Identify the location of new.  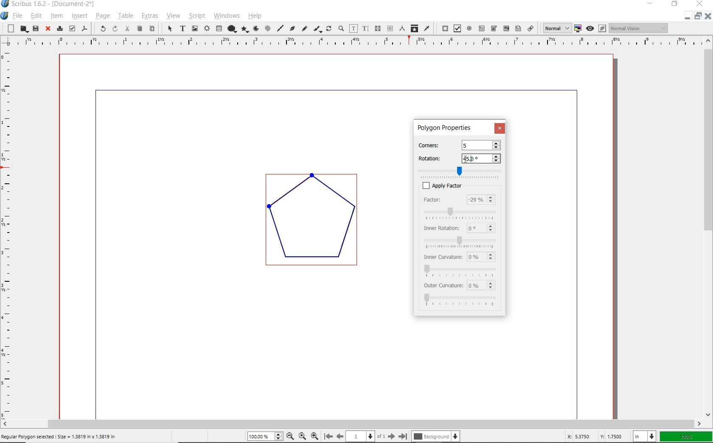
(9, 28).